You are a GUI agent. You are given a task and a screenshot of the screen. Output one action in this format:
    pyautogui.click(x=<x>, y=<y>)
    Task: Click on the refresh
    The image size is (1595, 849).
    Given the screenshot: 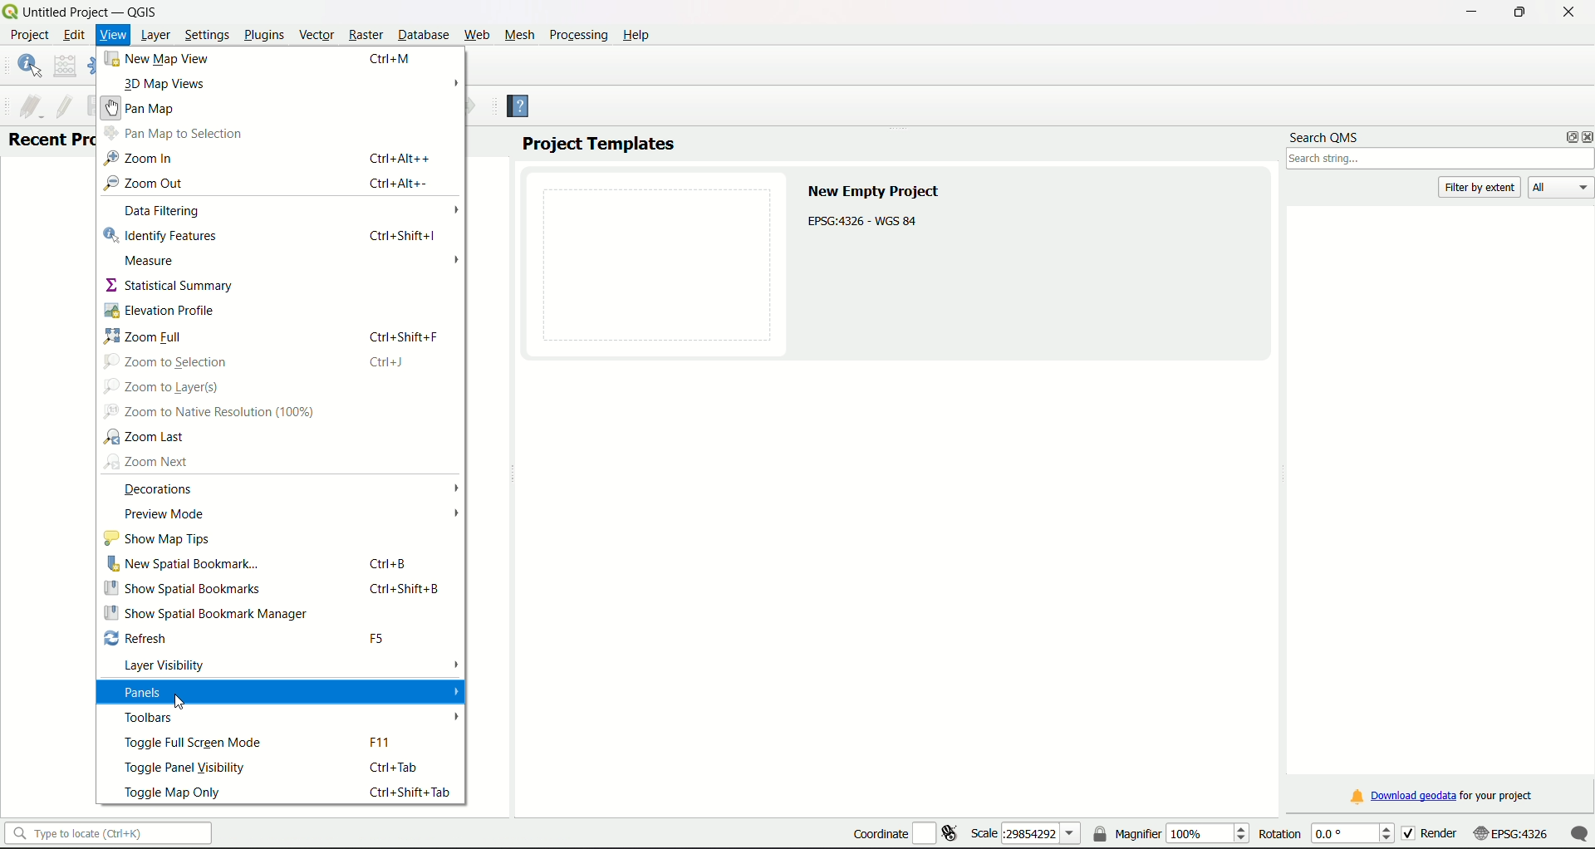 What is the action you would take?
    pyautogui.click(x=139, y=638)
    